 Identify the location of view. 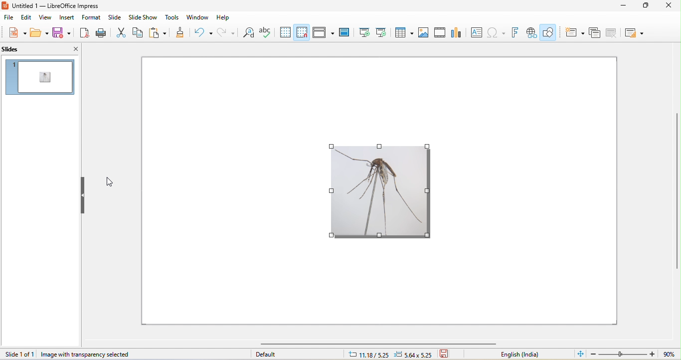
(46, 17).